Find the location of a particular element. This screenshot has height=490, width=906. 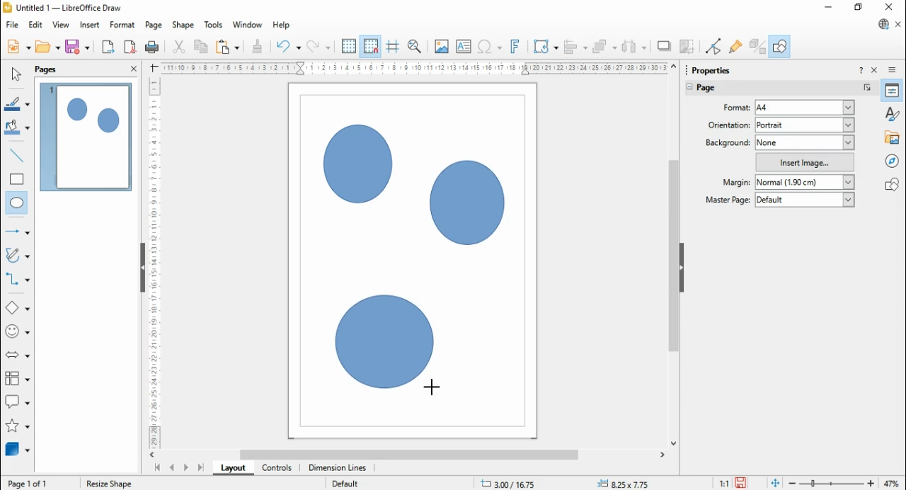

last page is located at coordinates (200, 467).